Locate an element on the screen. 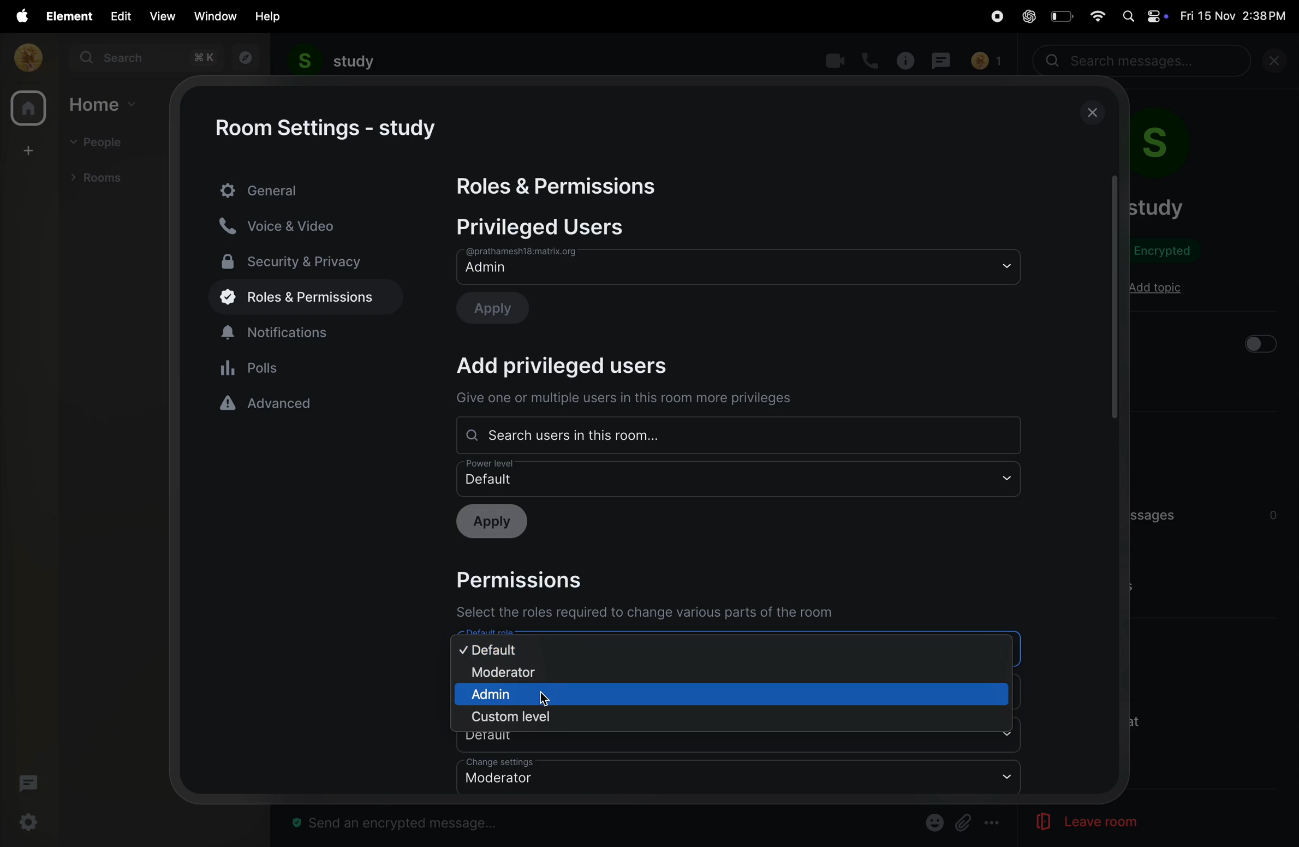  Admin is located at coordinates (738, 266).